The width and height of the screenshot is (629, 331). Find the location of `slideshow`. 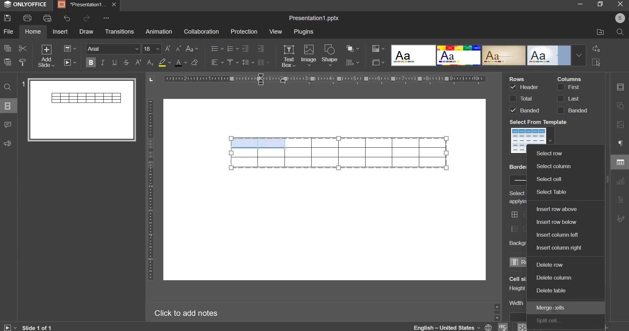

slideshow is located at coordinates (70, 62).